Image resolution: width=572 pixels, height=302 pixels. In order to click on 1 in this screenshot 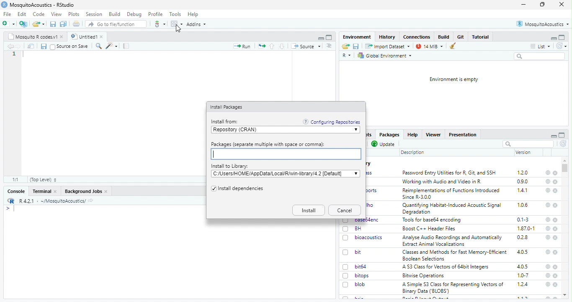, I will do `click(14, 54)`.